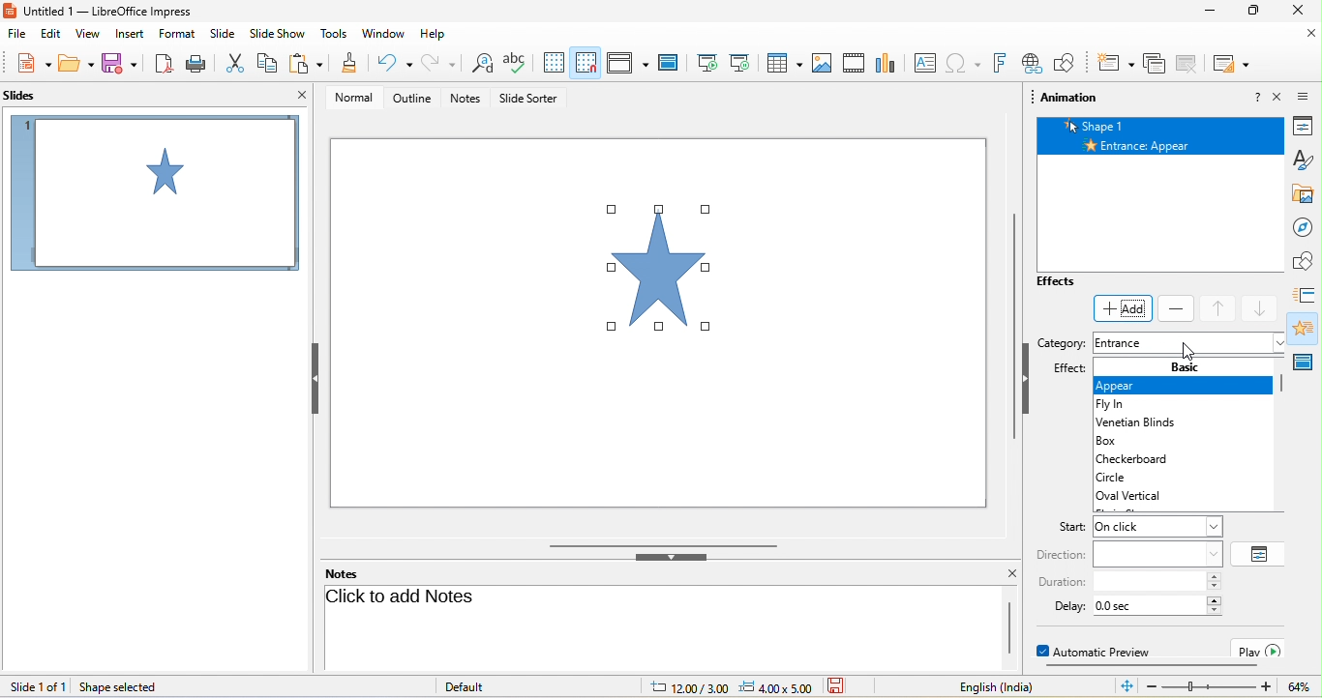 This screenshot has height=698, width=1322. What do you see at coordinates (1257, 96) in the screenshot?
I see `help` at bounding box center [1257, 96].